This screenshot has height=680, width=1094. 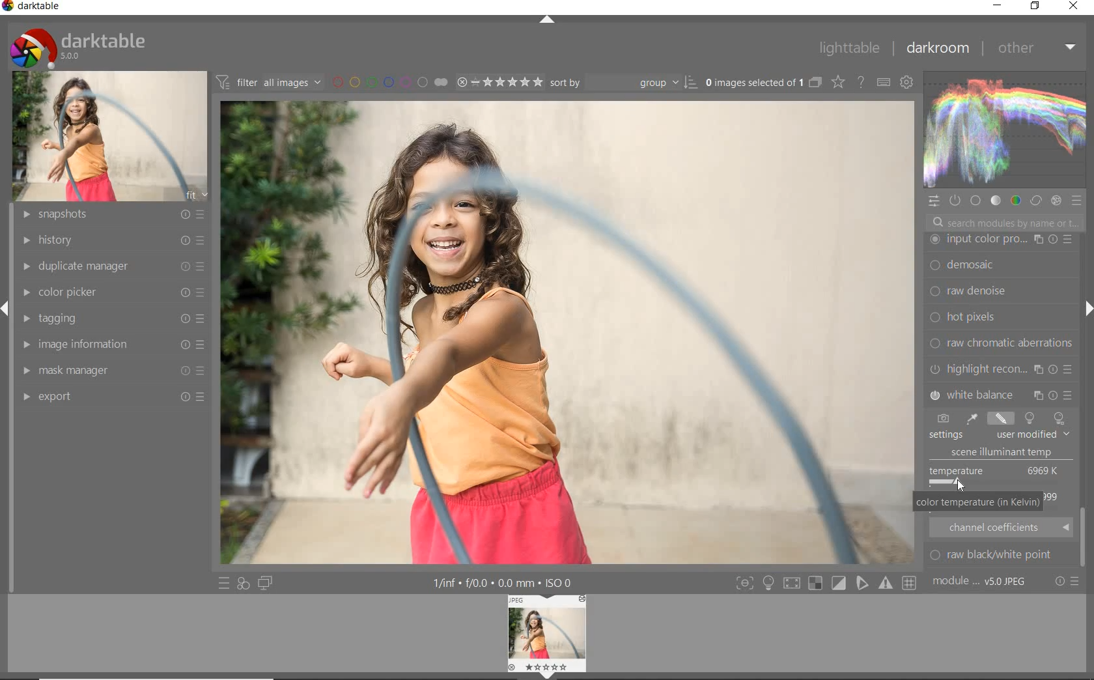 What do you see at coordinates (768, 583) in the screenshot?
I see `sign ` at bounding box center [768, 583].